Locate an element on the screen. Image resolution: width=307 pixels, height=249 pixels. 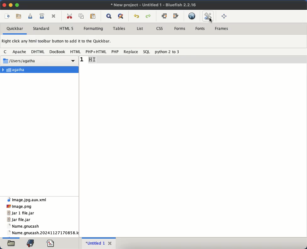
name.gnucash is located at coordinates (25, 226).